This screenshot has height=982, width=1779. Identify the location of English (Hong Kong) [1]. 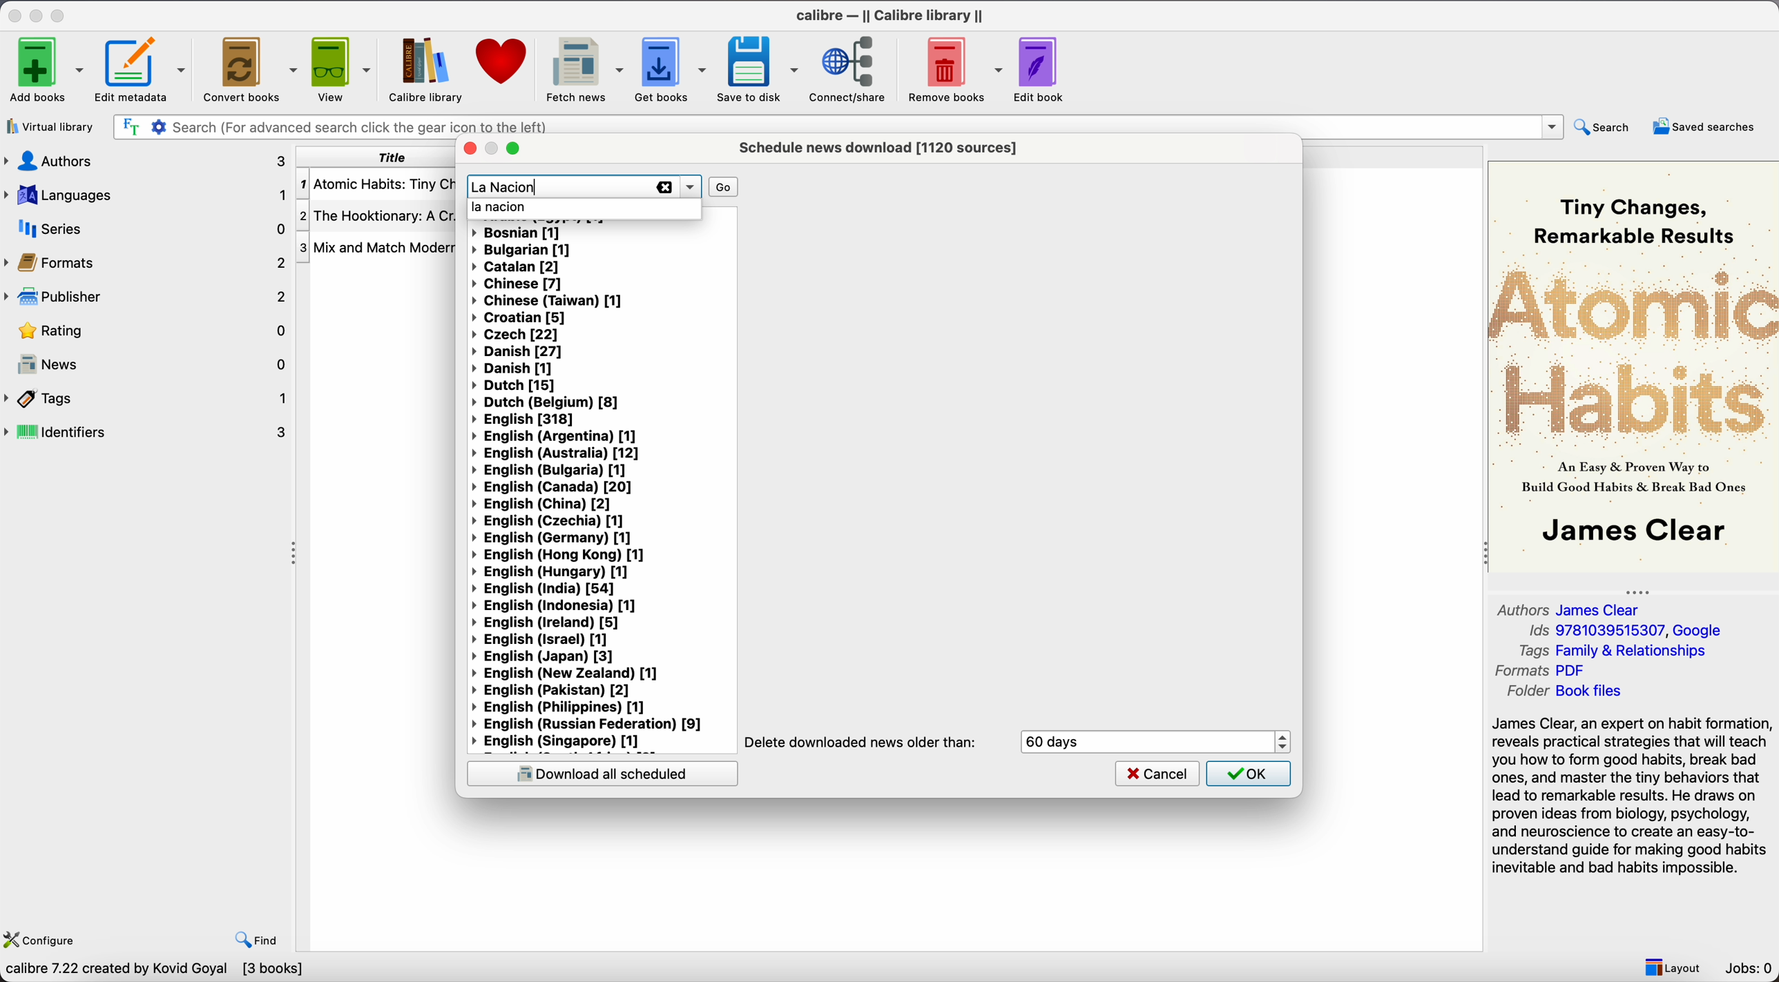
(559, 555).